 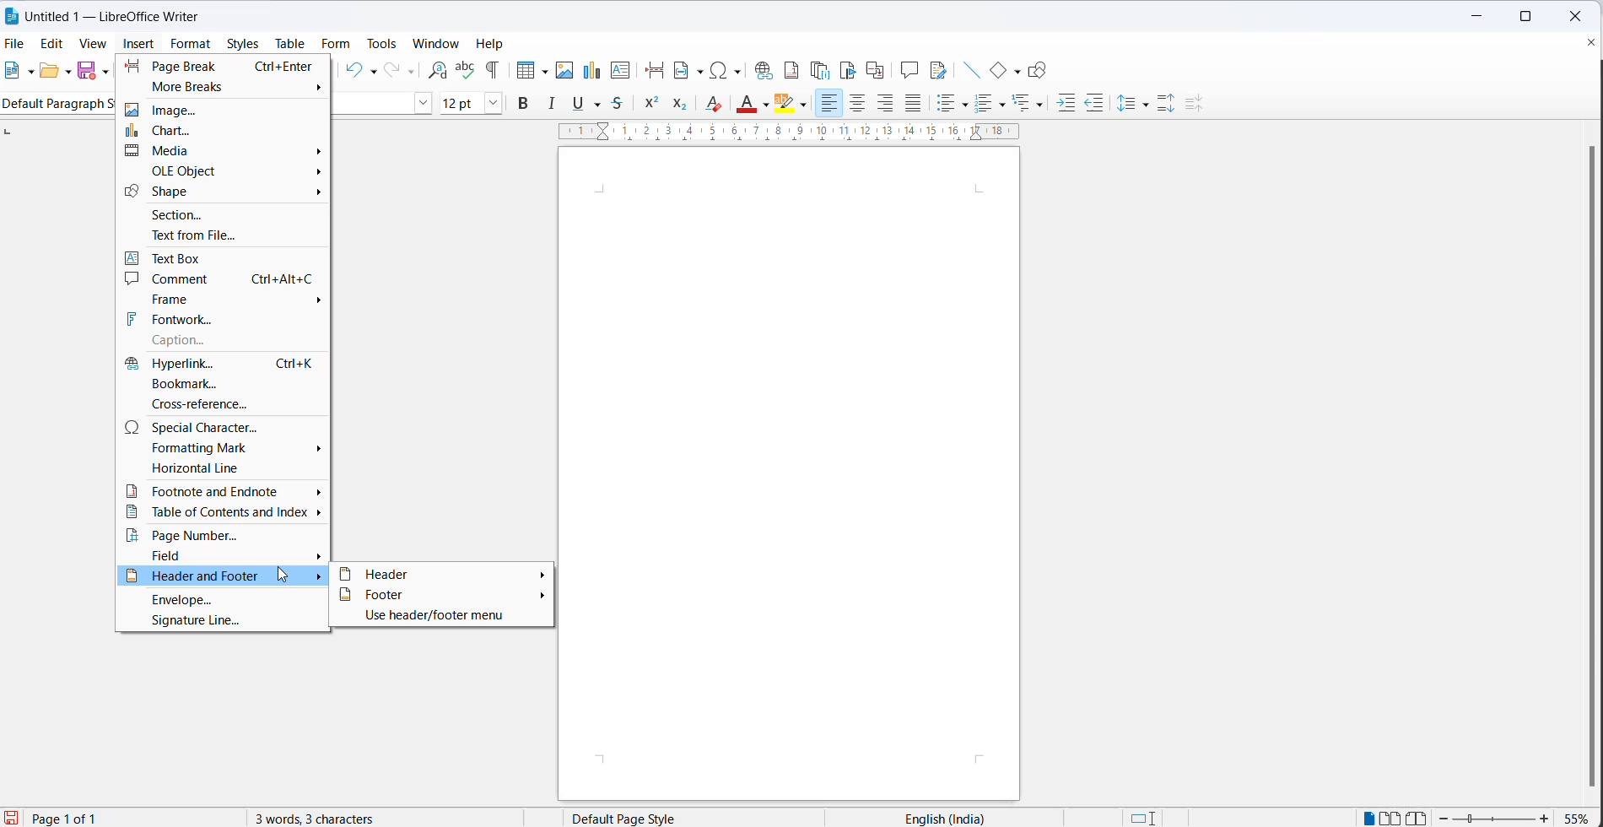 I want to click on underline, so click(x=580, y=104).